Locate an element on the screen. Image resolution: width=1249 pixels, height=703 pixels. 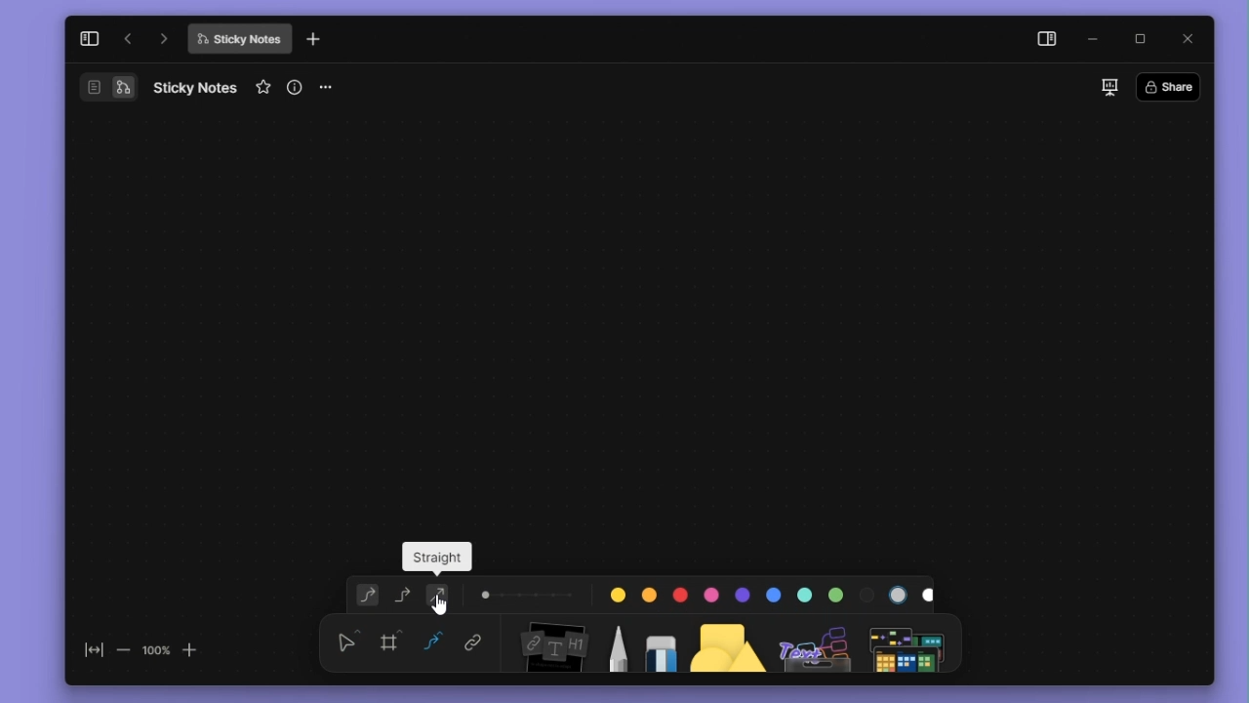
file name is located at coordinates (195, 87).